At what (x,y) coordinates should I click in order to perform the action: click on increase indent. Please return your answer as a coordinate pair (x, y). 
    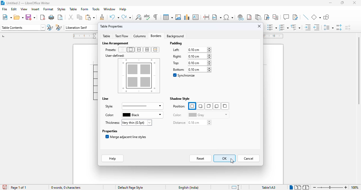
    Looking at the image, I should click on (308, 27).